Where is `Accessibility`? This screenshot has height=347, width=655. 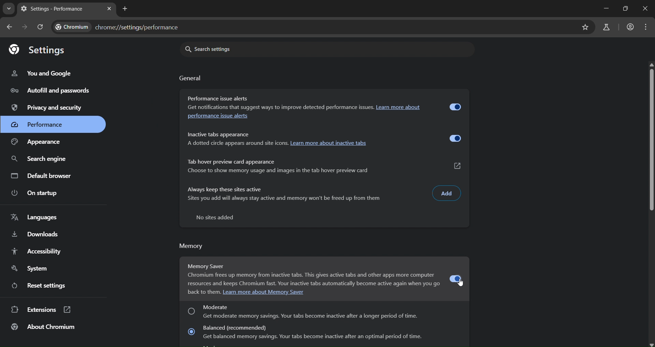
Accessibility is located at coordinates (35, 251).